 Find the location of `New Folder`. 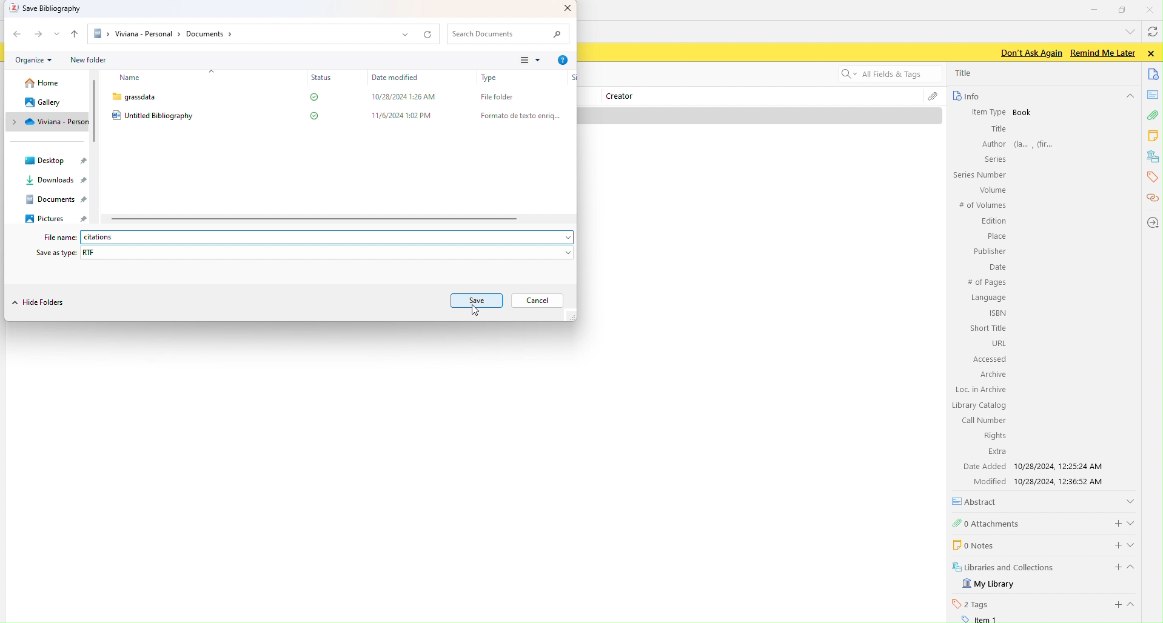

New Folder is located at coordinates (90, 60).